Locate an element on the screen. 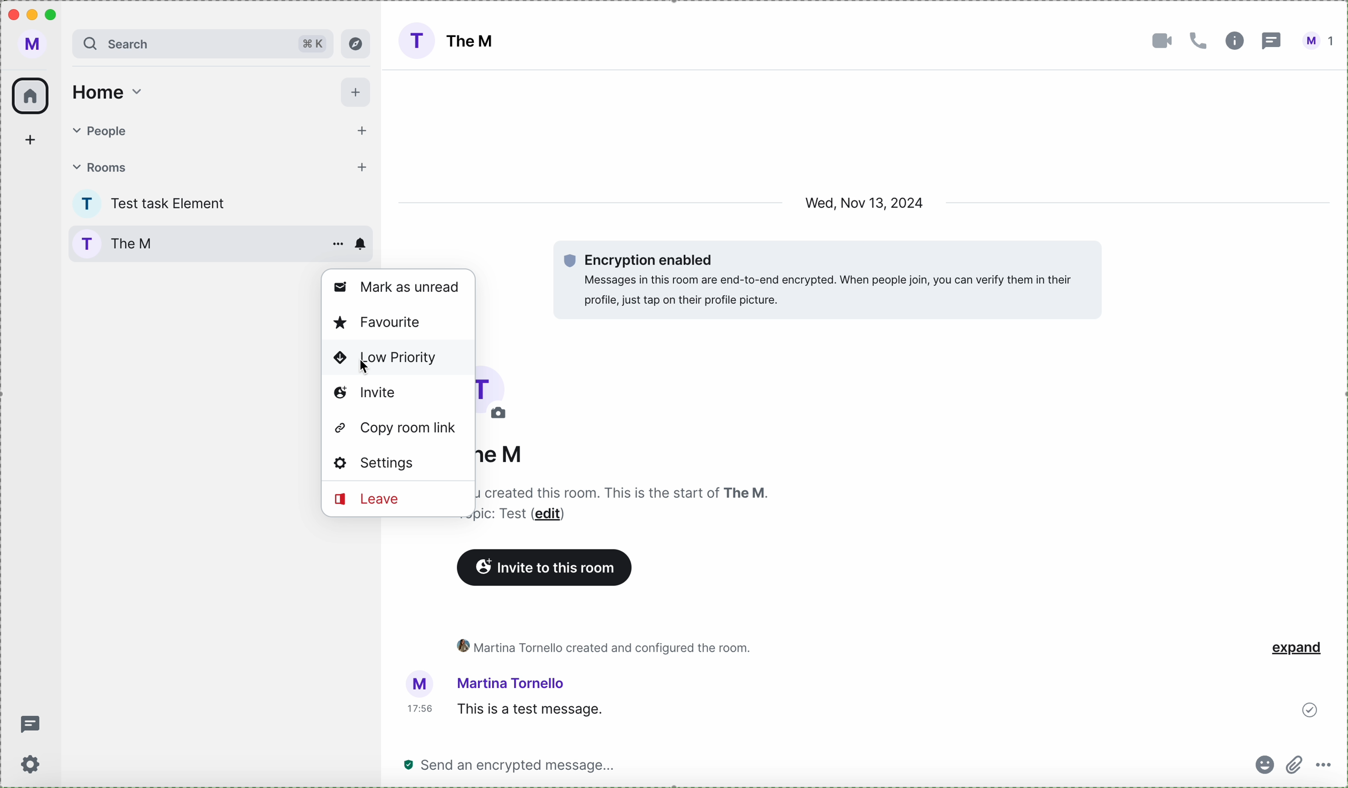  emojis is located at coordinates (1265, 763).